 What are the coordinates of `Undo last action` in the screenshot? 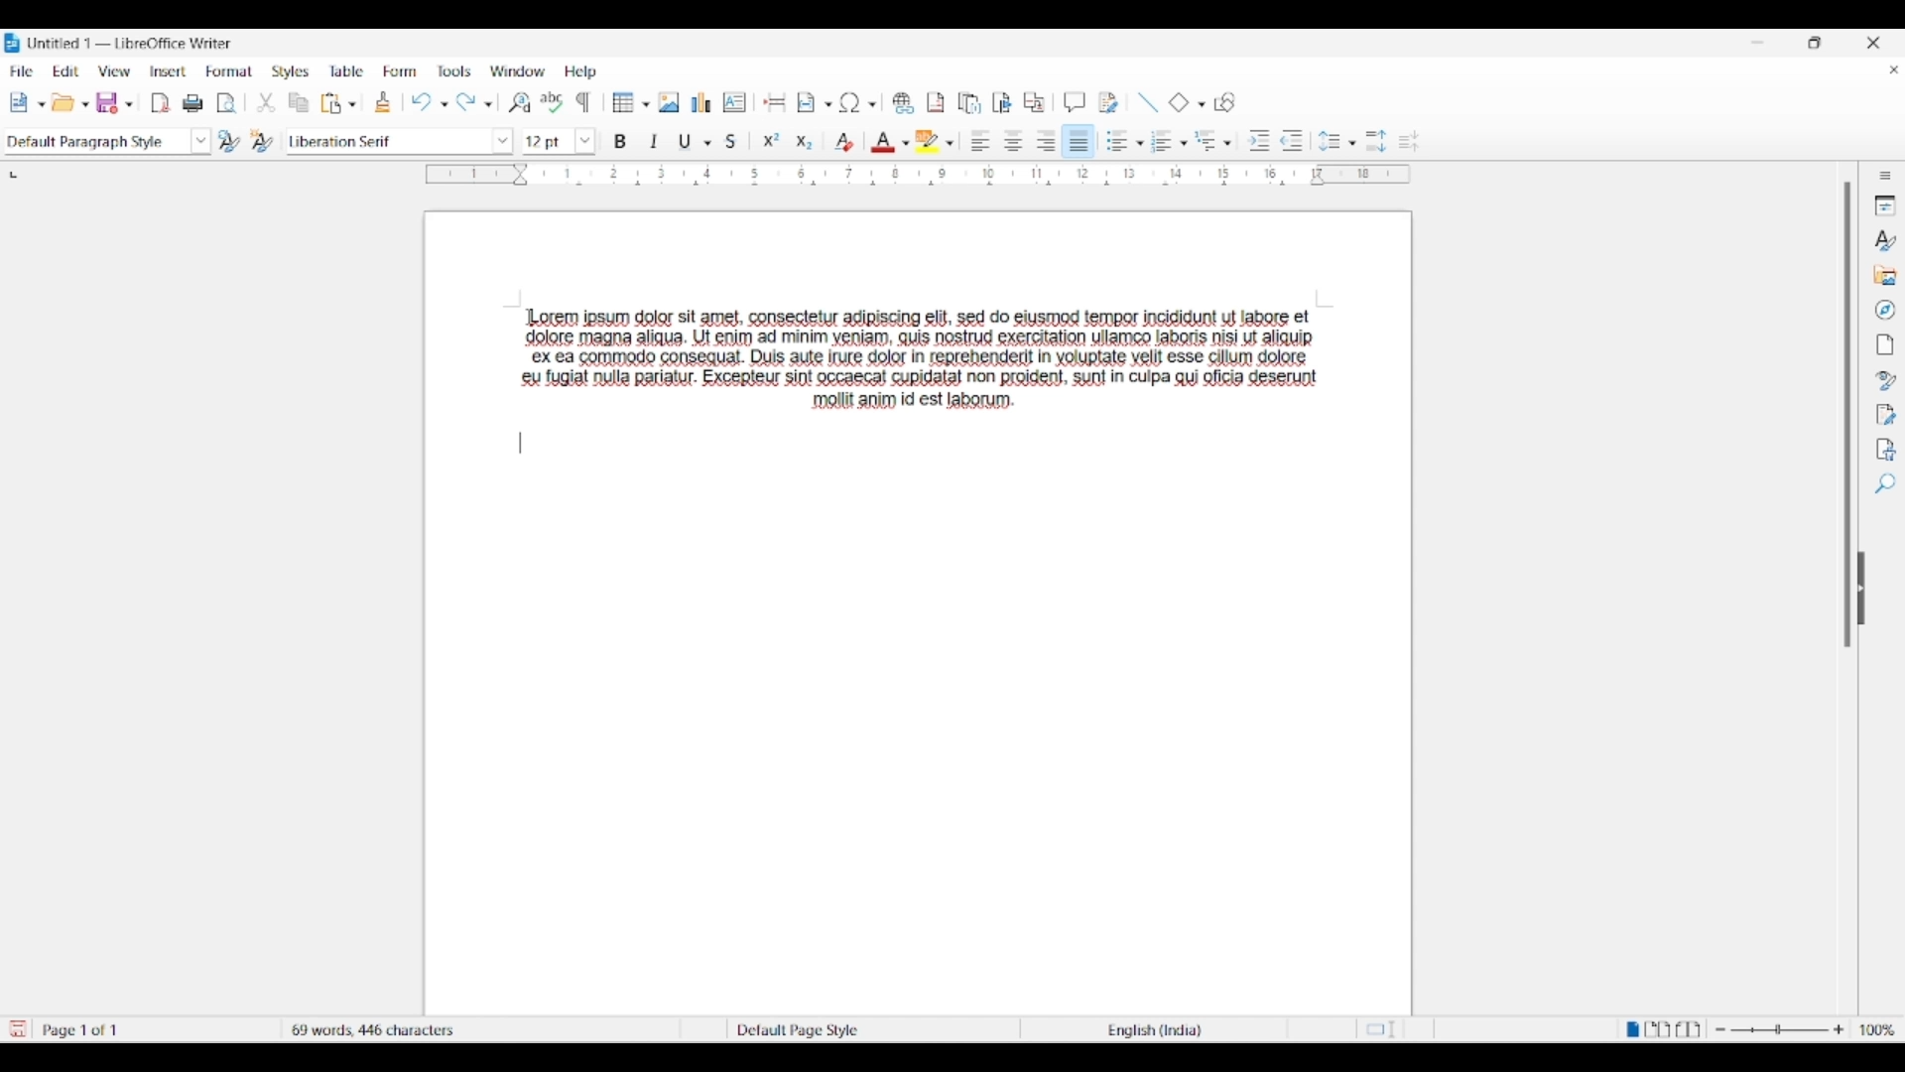 It's located at (422, 102).